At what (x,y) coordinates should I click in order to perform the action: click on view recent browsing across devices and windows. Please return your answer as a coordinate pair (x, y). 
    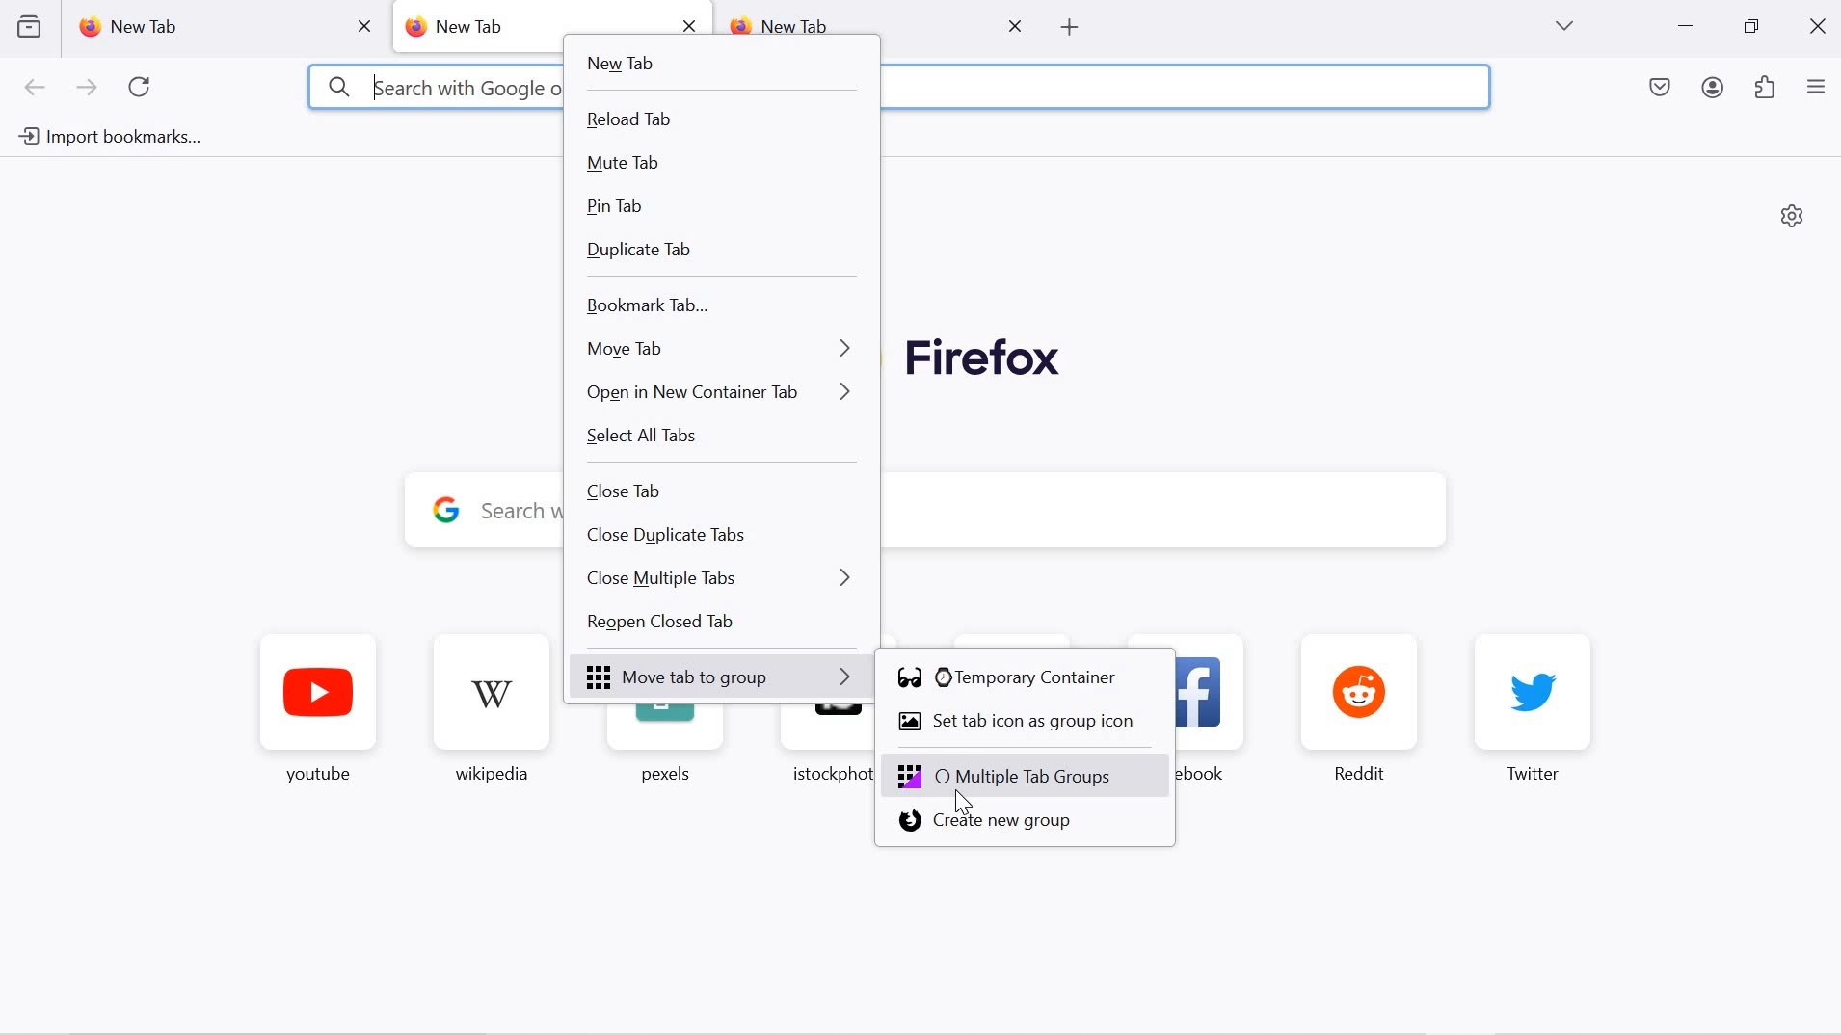
    Looking at the image, I should click on (28, 26).